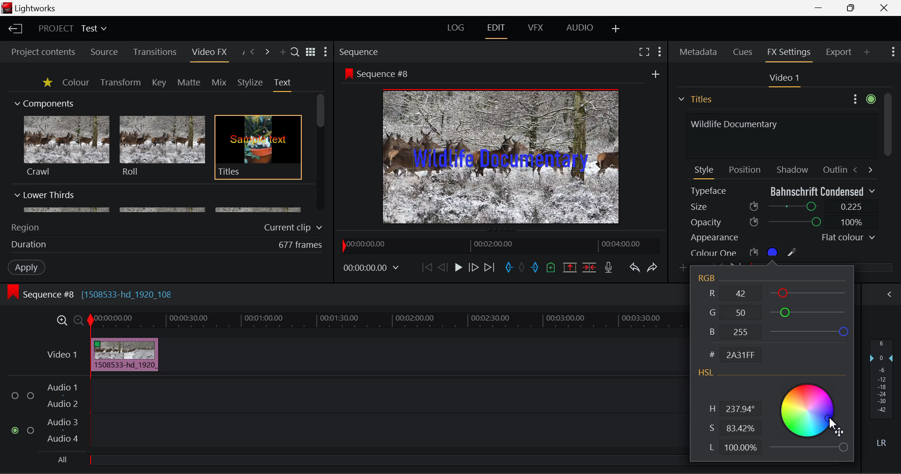 The image size is (901, 474). Describe the element at coordinates (783, 191) in the screenshot. I see `Typeface` at that location.